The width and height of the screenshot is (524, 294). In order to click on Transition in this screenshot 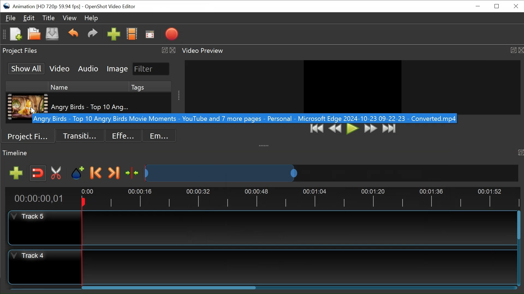, I will do `click(80, 136)`.